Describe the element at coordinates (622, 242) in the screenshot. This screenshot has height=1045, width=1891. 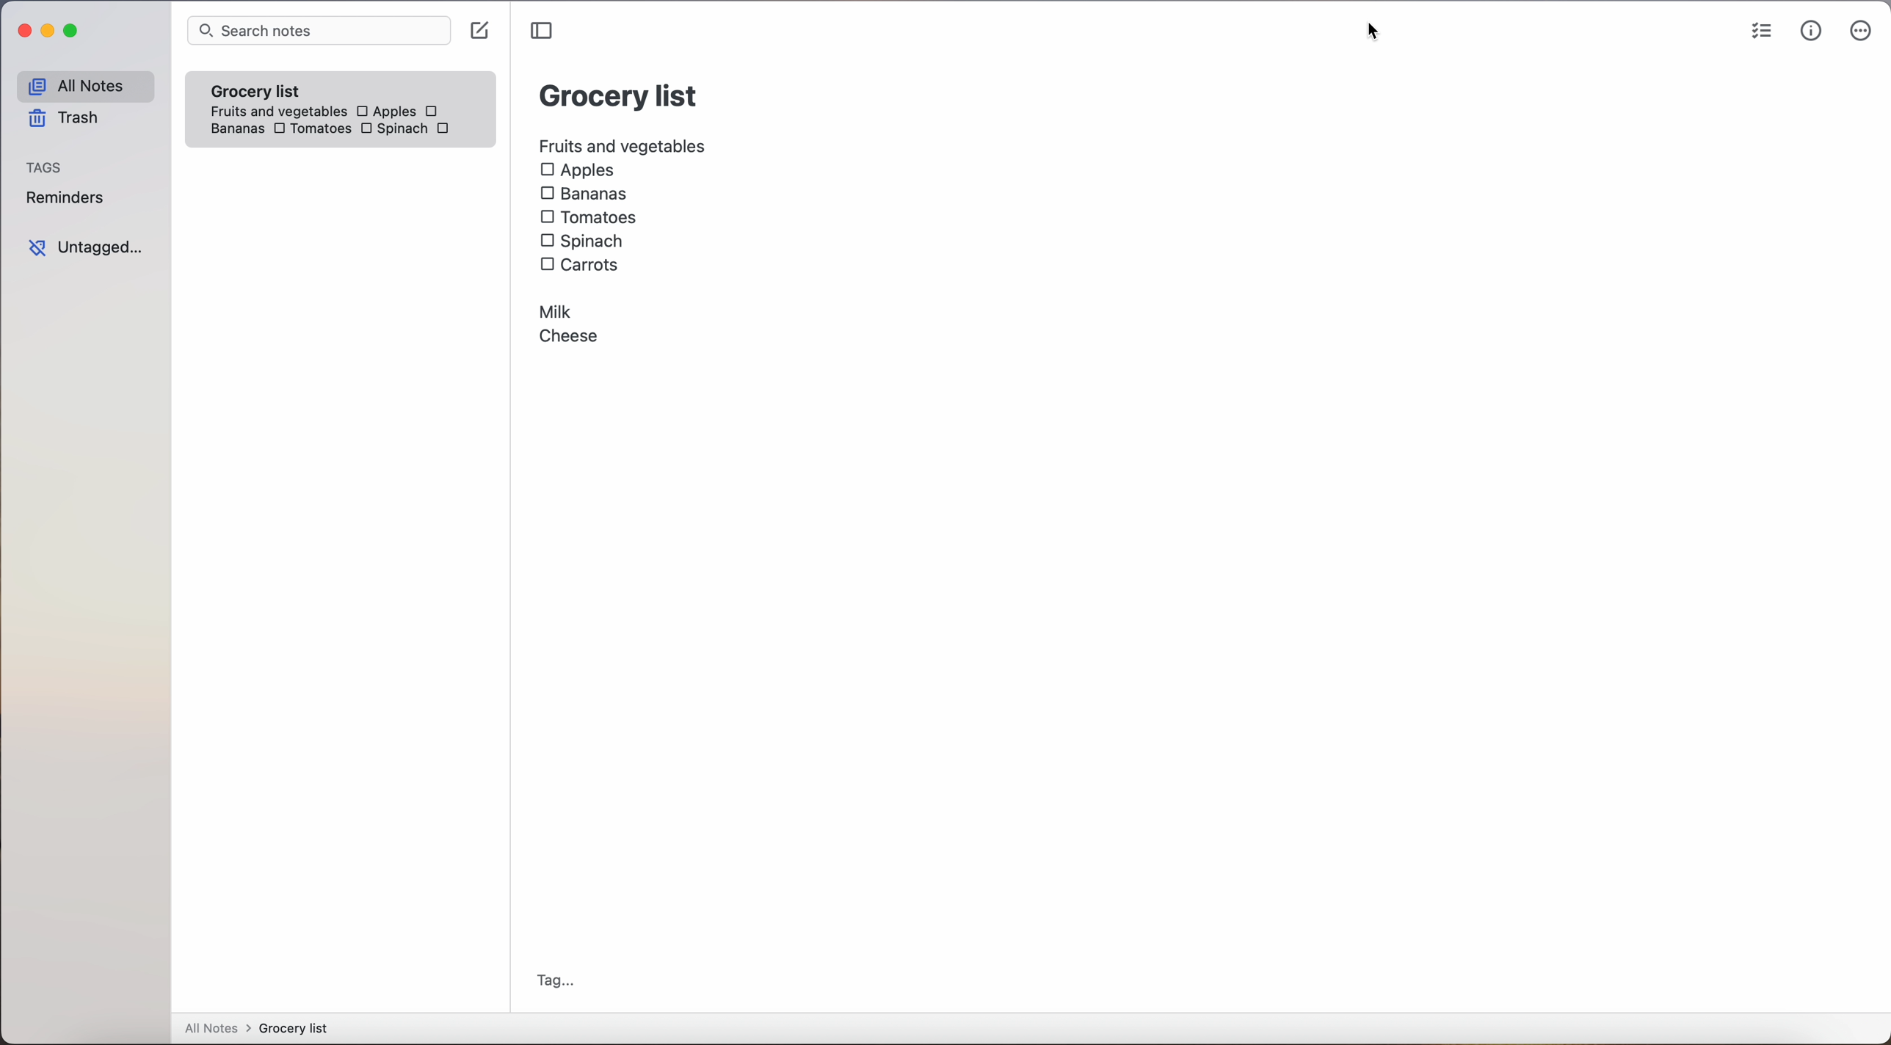
I see `Fruits and vegetables: Apples, Bananas, Tomatoes, Spinach, Carrots, Milk, Cheese` at that location.